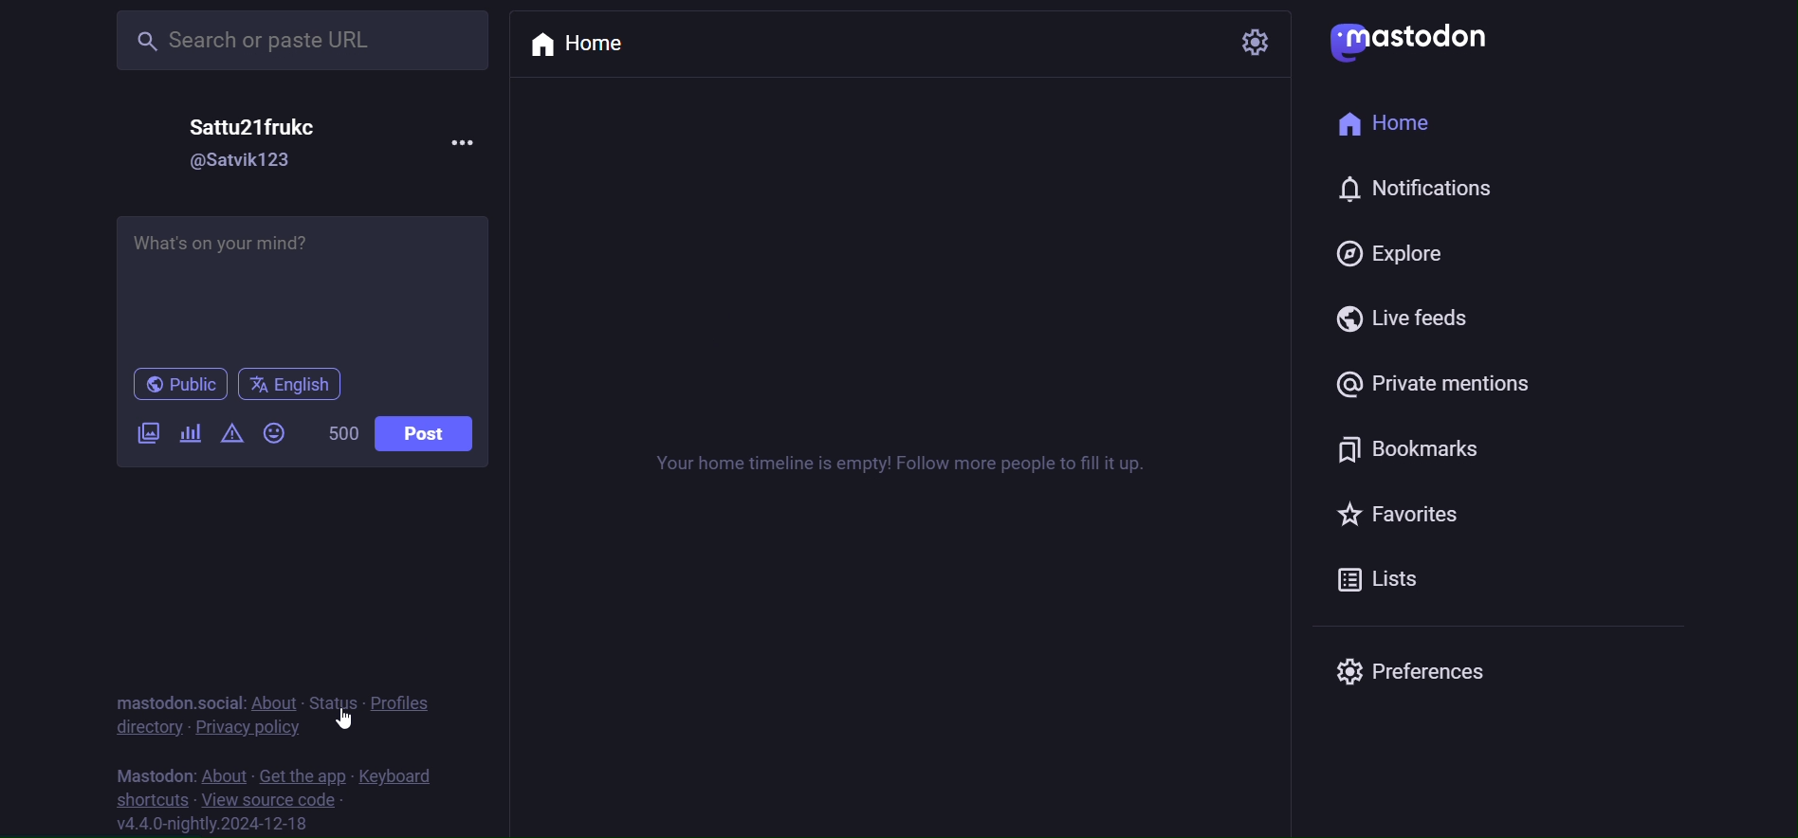  What do you see at coordinates (464, 140) in the screenshot?
I see `Menu` at bounding box center [464, 140].